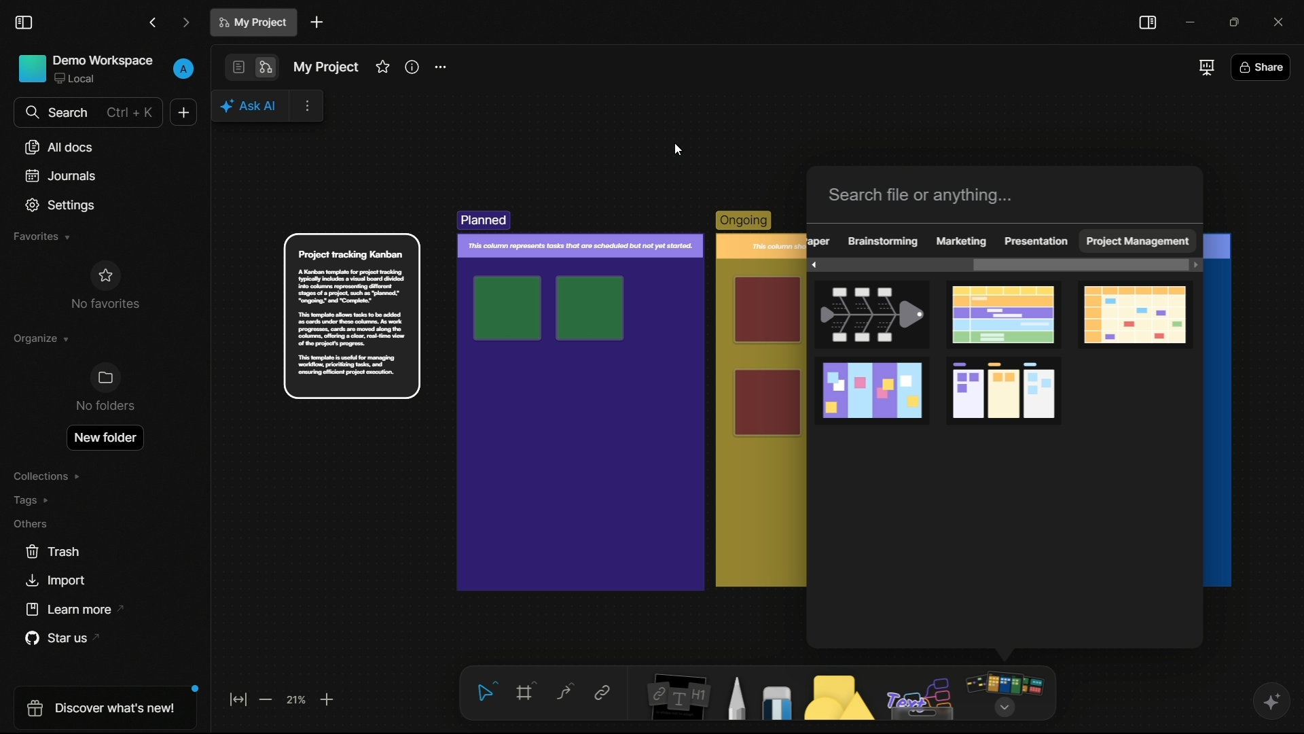 The image size is (1304, 734). Describe the element at coordinates (1205, 67) in the screenshot. I see `full screen` at that location.